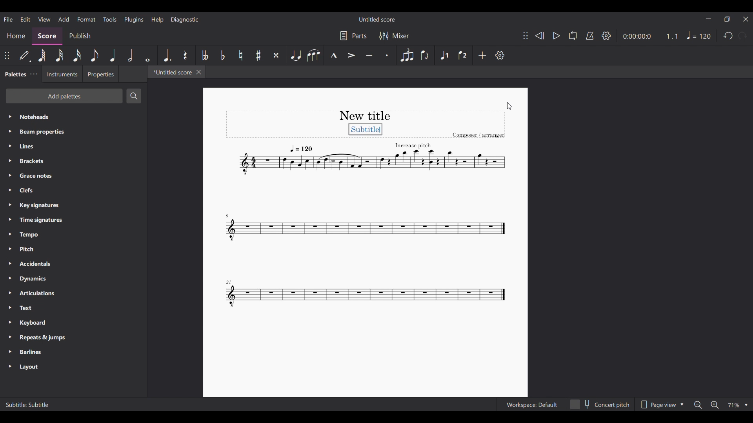  What do you see at coordinates (601, 404) in the screenshot?
I see `Concert pitch toggle` at bounding box center [601, 404].